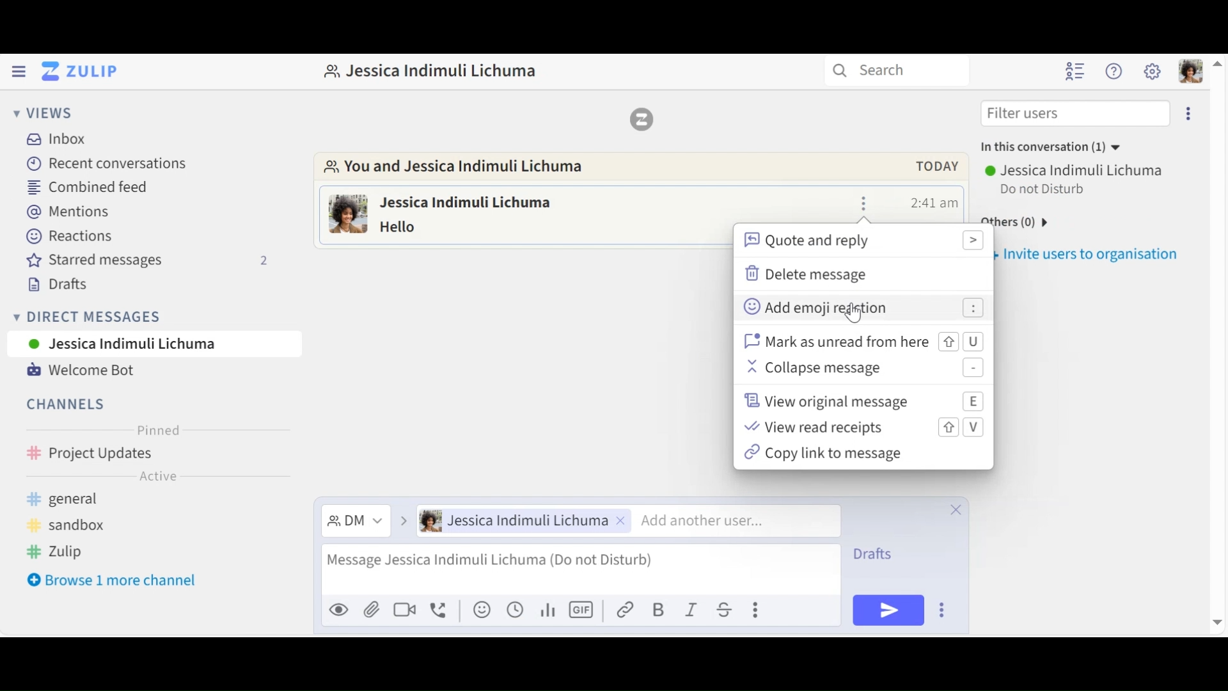  Describe the element at coordinates (815, 274) in the screenshot. I see `Delete message` at that location.